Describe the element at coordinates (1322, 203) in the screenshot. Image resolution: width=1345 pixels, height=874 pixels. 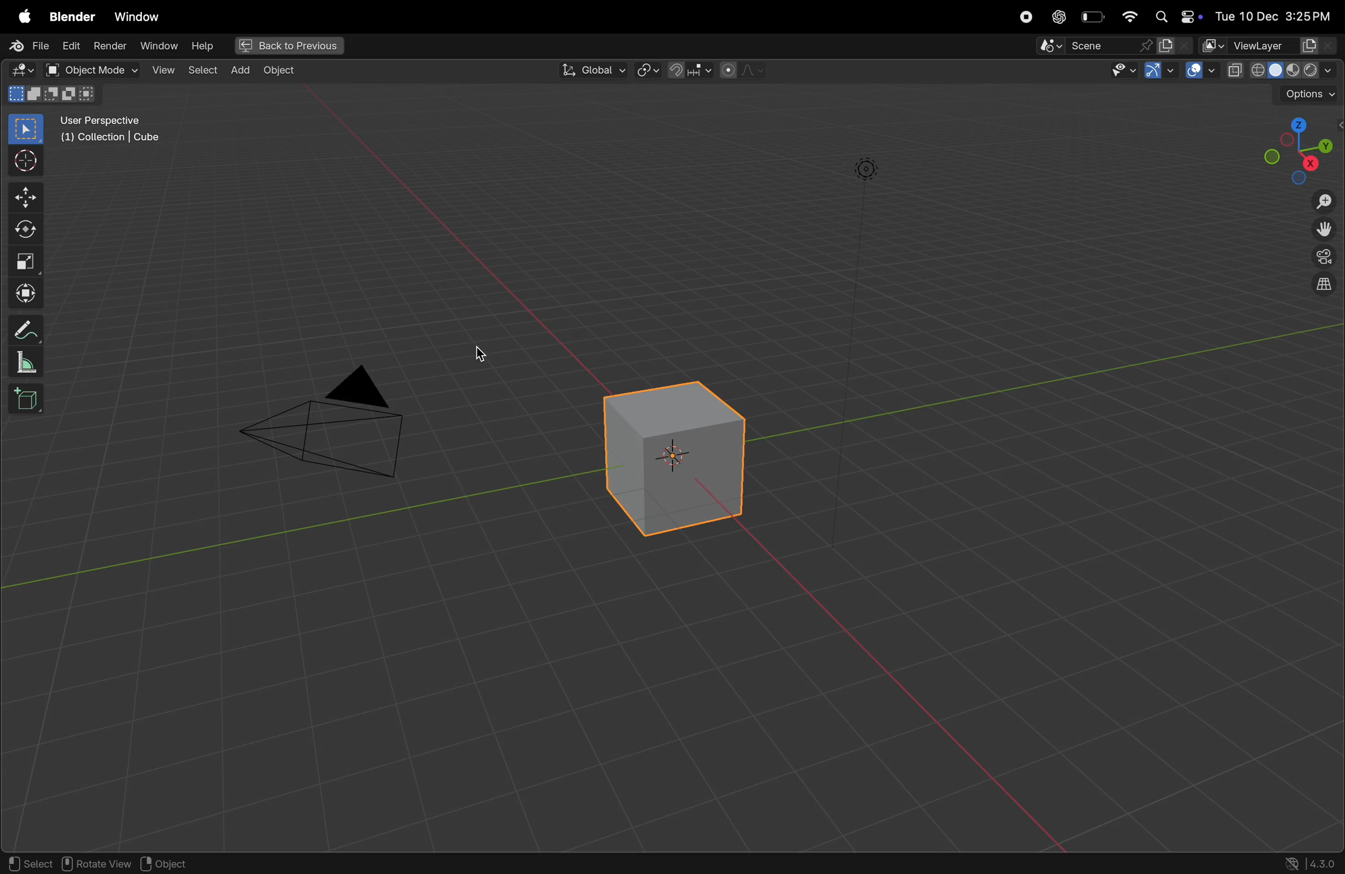
I see `zoom` at that location.